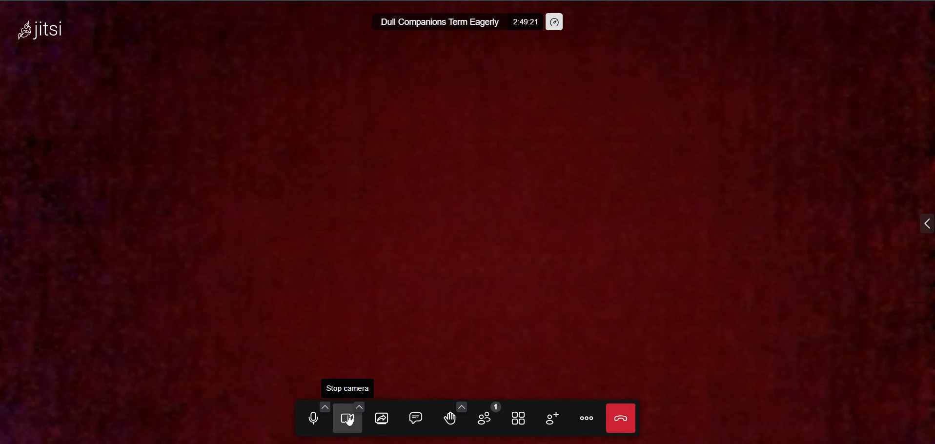 Image resolution: width=935 pixels, height=444 pixels. I want to click on audio setting, so click(320, 405).